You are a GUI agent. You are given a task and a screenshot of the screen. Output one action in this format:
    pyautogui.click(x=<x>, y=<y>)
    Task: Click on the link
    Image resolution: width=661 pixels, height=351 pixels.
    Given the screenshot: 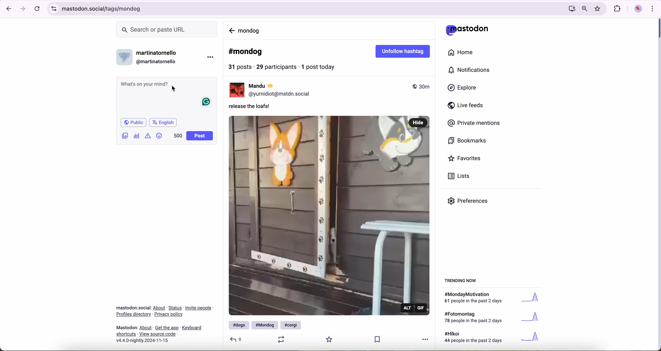 What is the action you would take?
    pyautogui.click(x=199, y=309)
    